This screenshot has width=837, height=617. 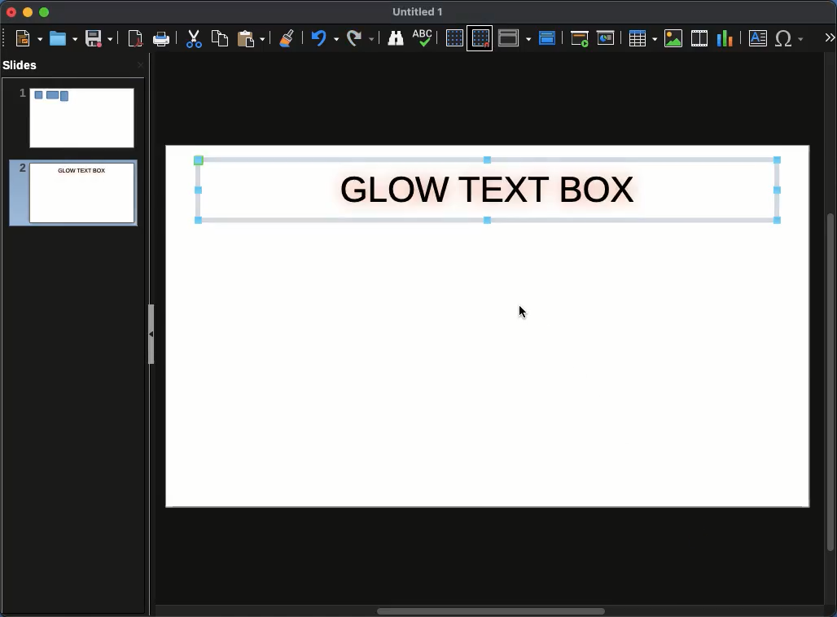 I want to click on Special characters, so click(x=793, y=38).